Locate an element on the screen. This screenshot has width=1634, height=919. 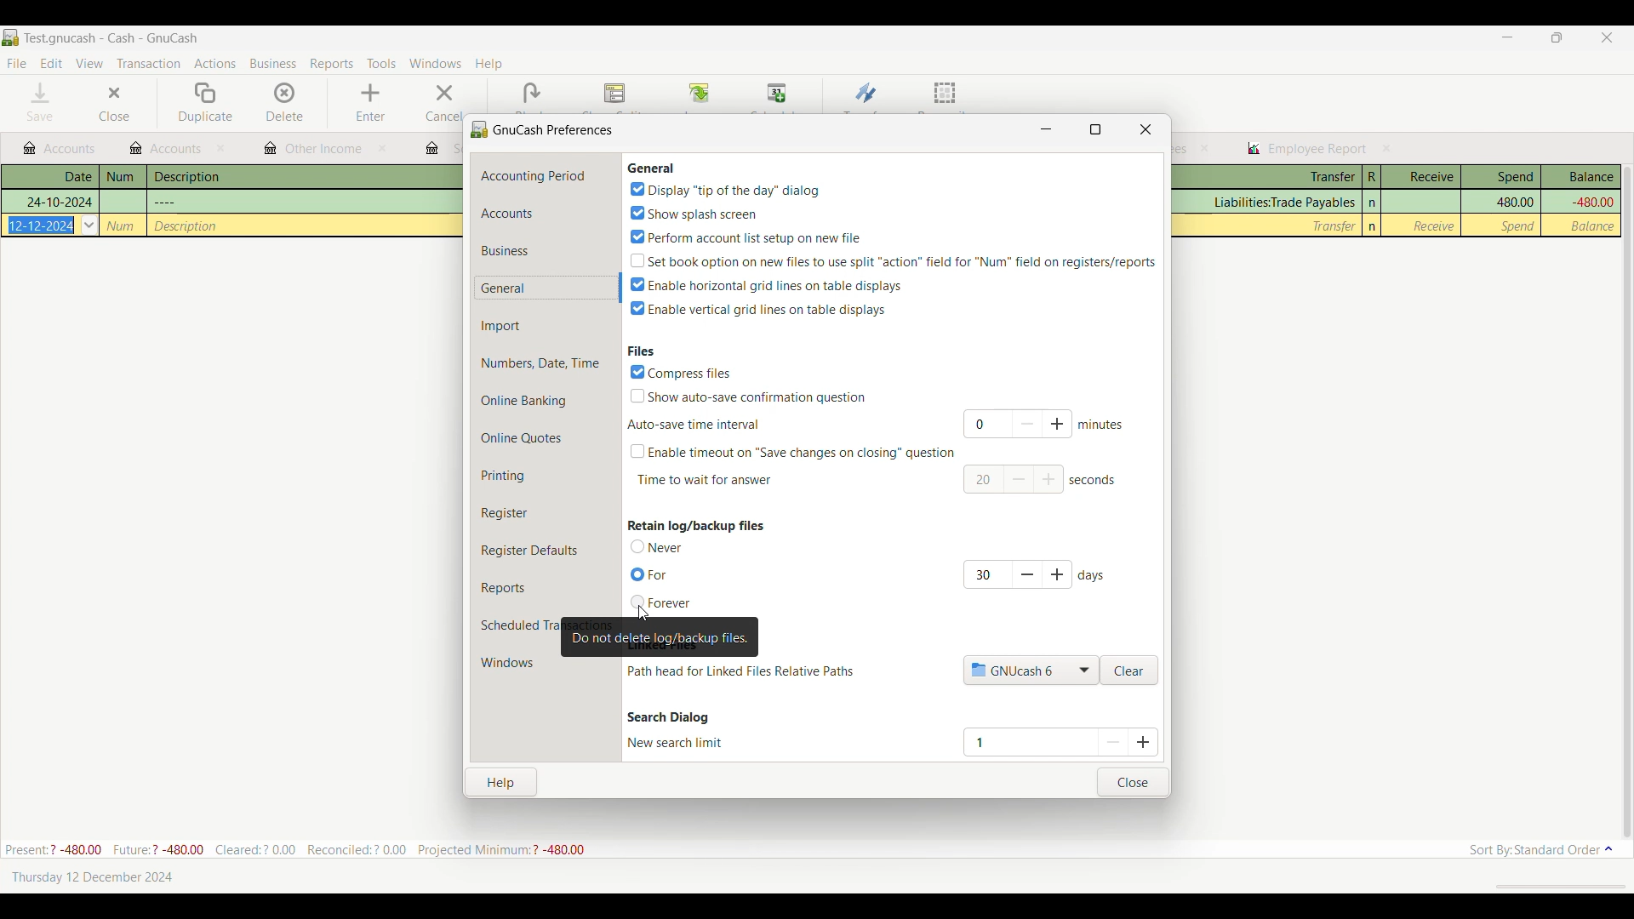
Online banking is located at coordinates (546, 401).